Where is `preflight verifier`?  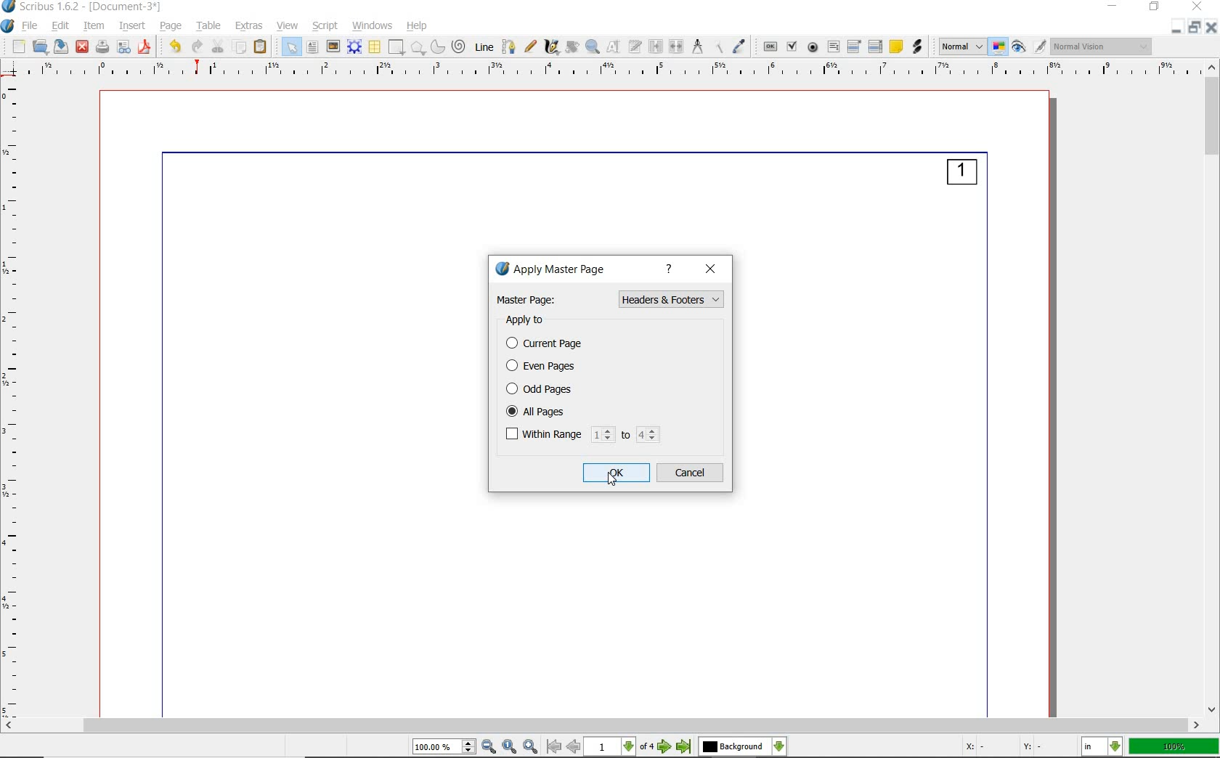
preflight verifier is located at coordinates (125, 47).